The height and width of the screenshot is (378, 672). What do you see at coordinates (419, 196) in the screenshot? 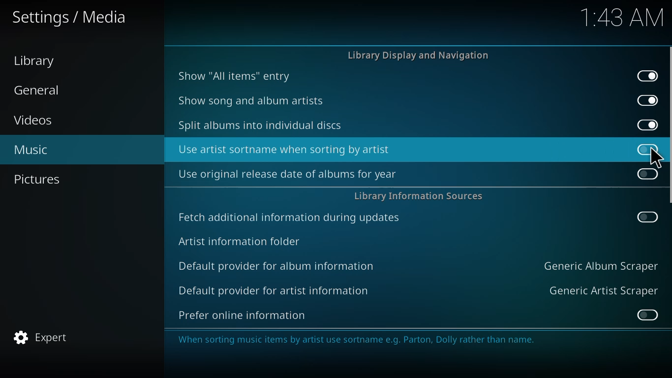
I see `library info` at bounding box center [419, 196].